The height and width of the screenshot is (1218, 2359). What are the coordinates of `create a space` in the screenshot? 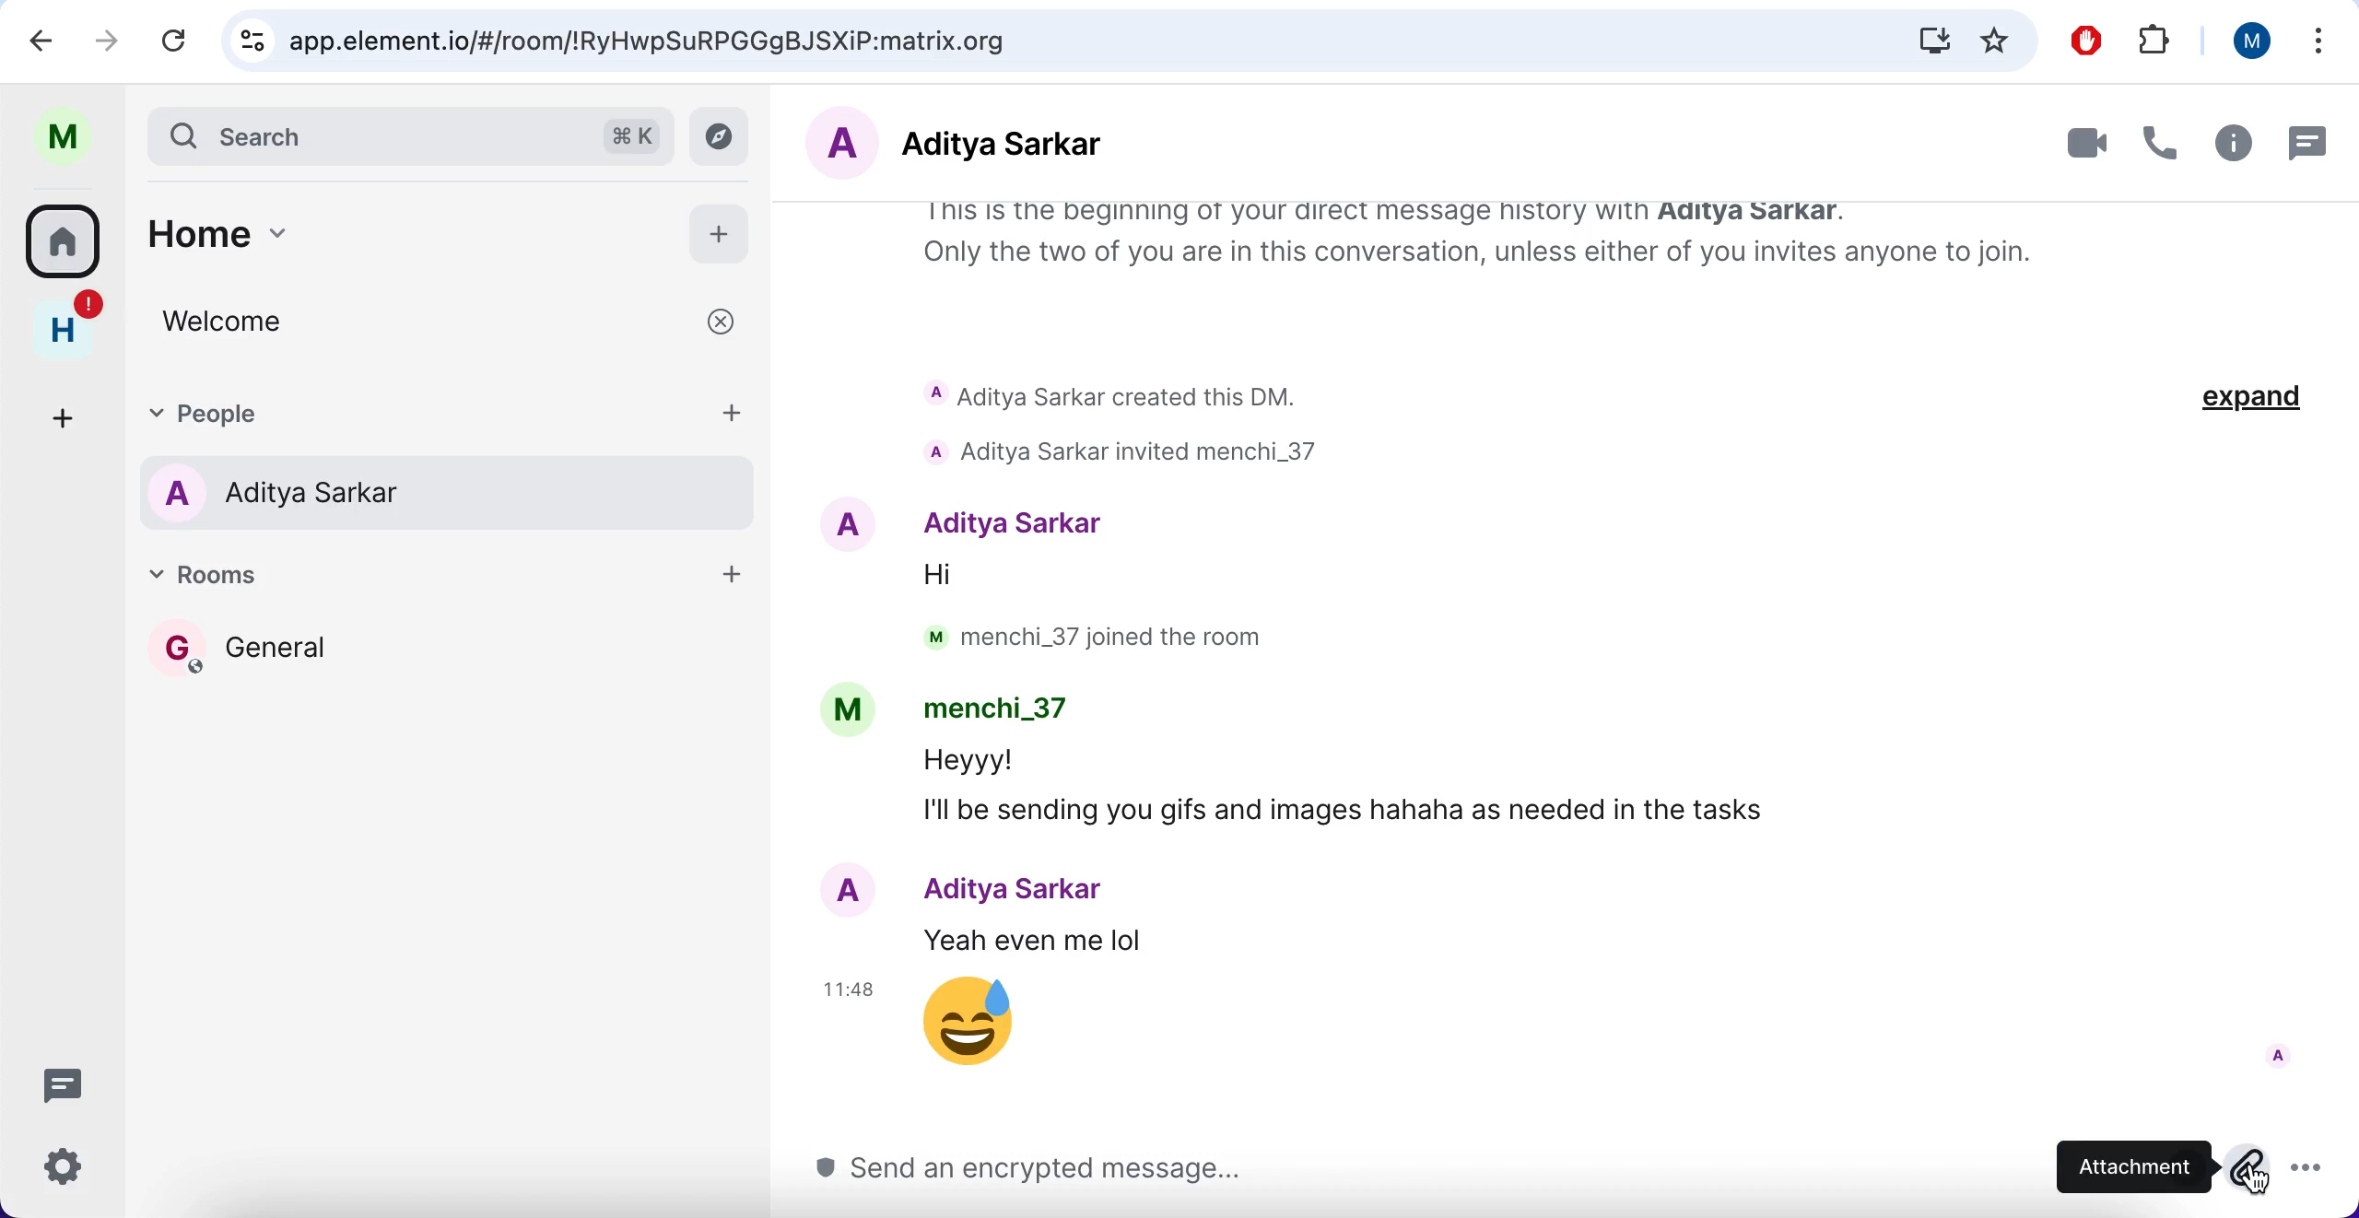 It's located at (57, 414).